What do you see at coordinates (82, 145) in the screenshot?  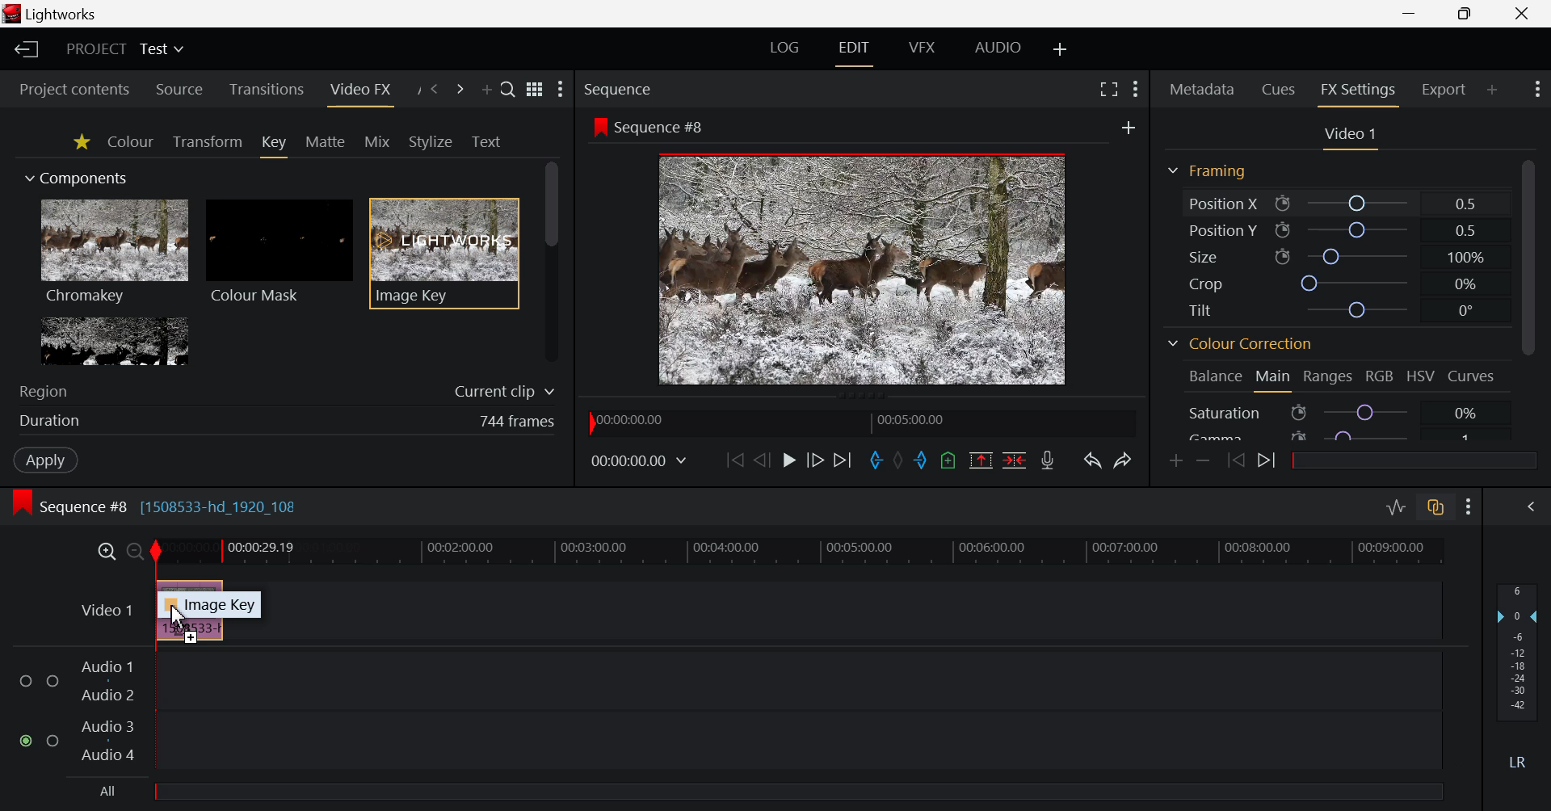 I see `Favorites` at bounding box center [82, 145].